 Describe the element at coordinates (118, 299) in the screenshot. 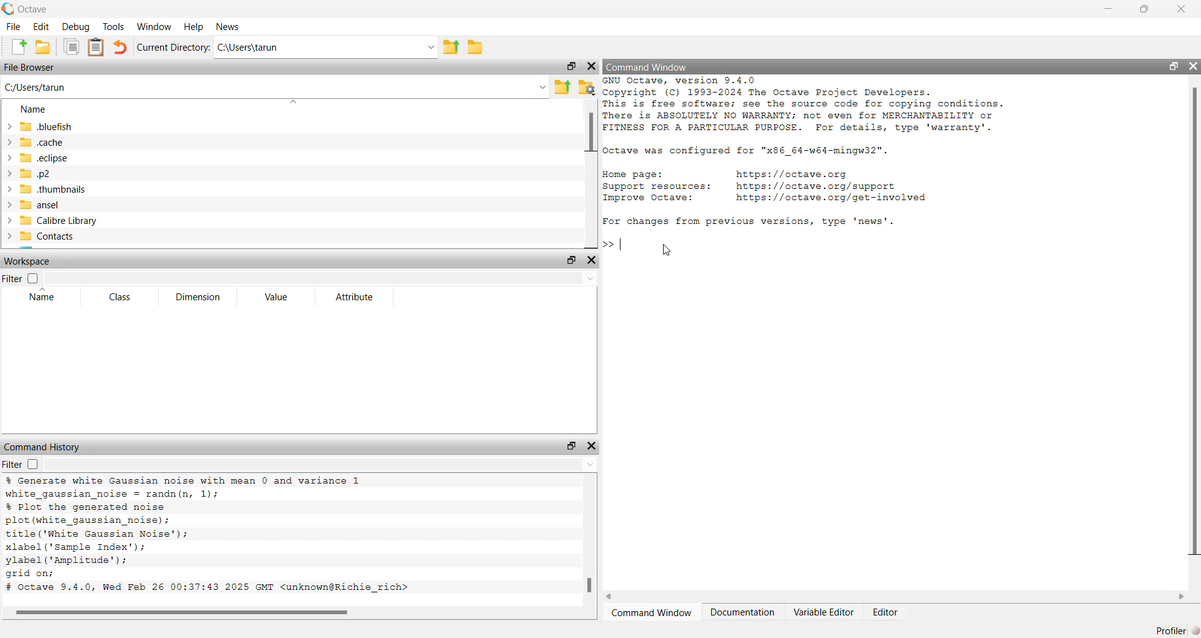

I see `Class` at that location.